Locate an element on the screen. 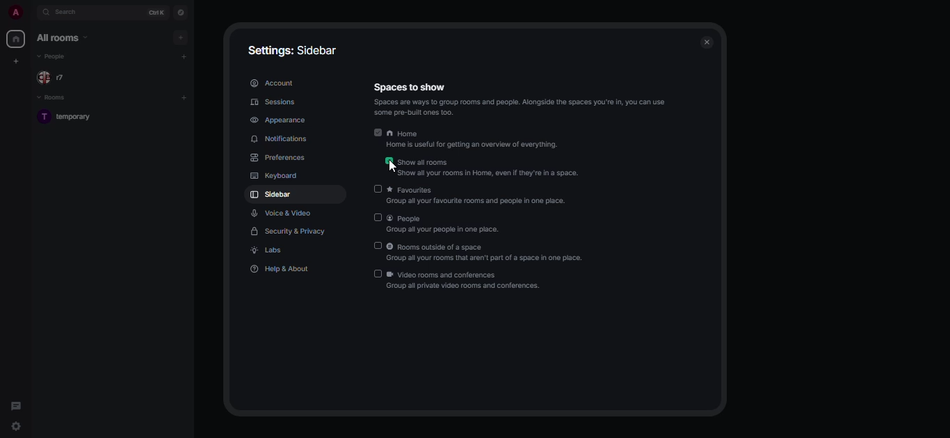 Image resolution: width=950 pixels, height=438 pixels. search is located at coordinates (72, 13).